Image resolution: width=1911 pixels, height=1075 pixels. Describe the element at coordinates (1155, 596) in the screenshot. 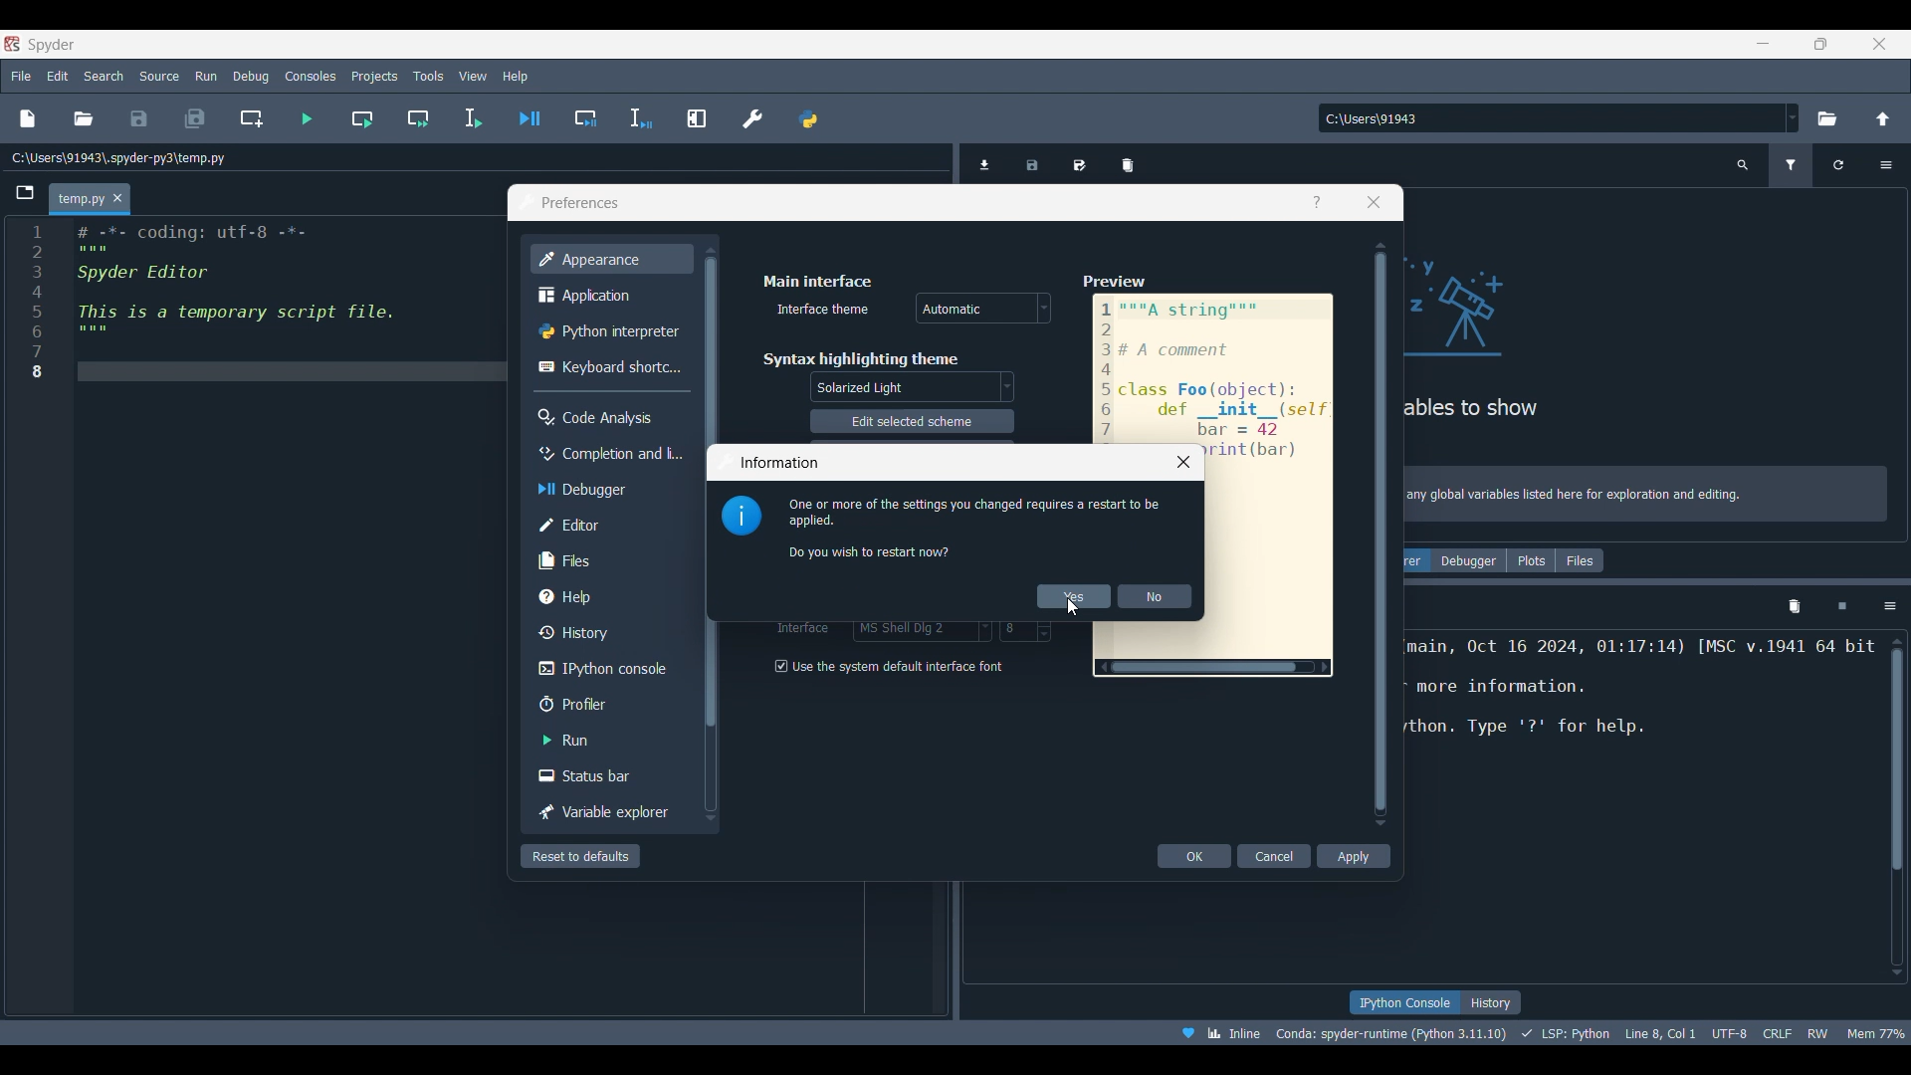

I see `Don't apply` at that location.